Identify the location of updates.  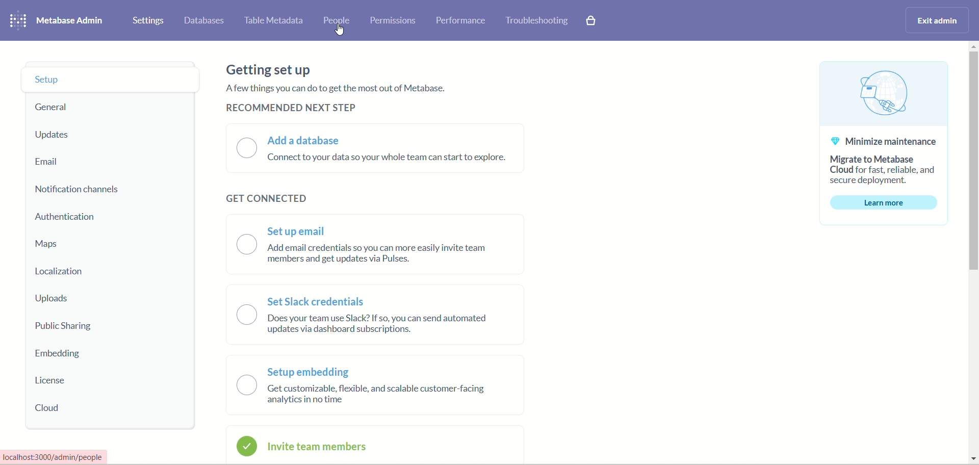
(53, 136).